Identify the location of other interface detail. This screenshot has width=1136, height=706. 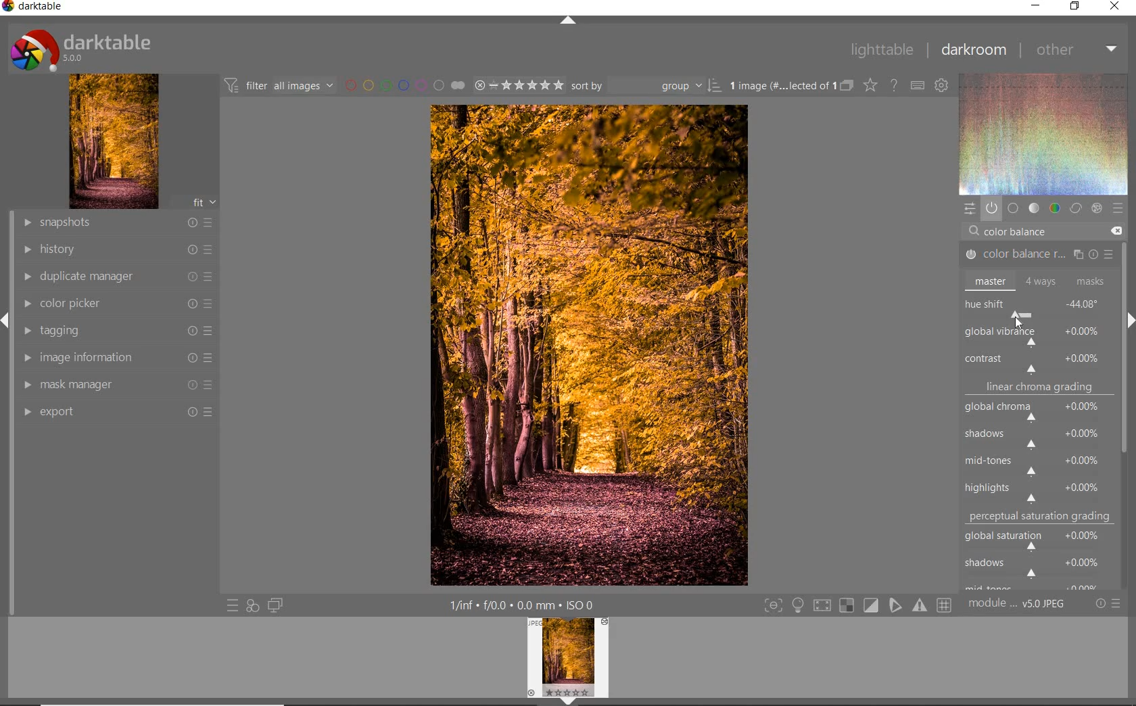
(524, 605).